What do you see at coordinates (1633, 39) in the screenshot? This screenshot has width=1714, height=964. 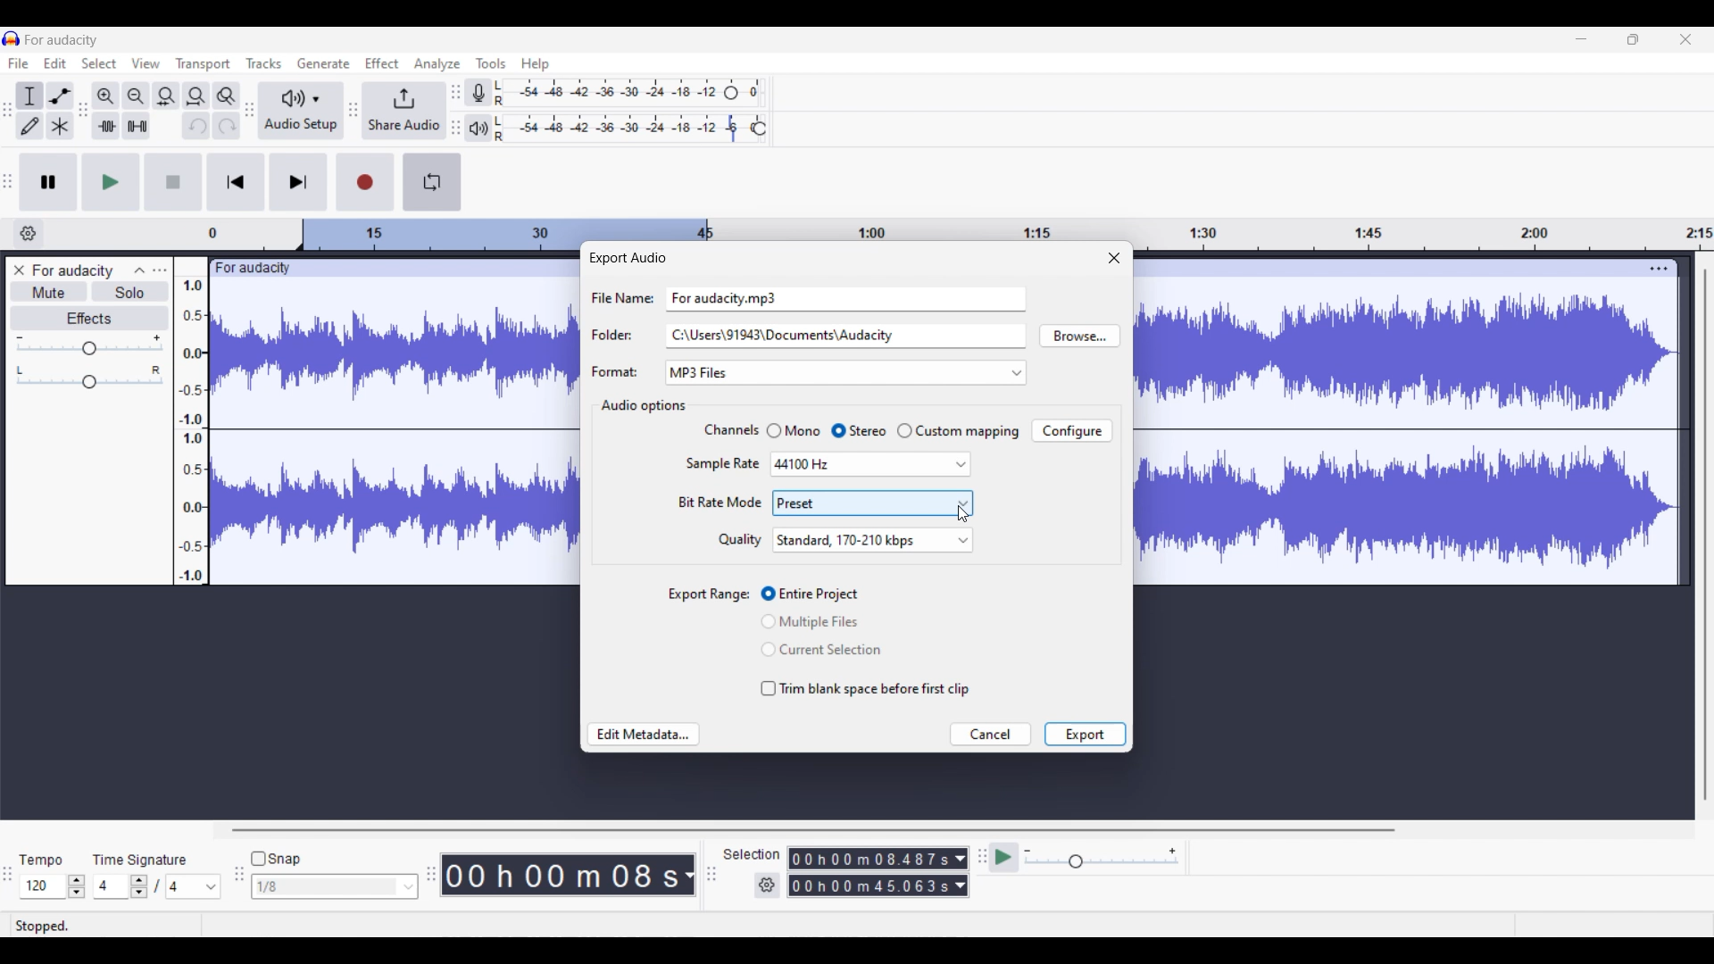 I see `Show in smaller tab` at bounding box center [1633, 39].